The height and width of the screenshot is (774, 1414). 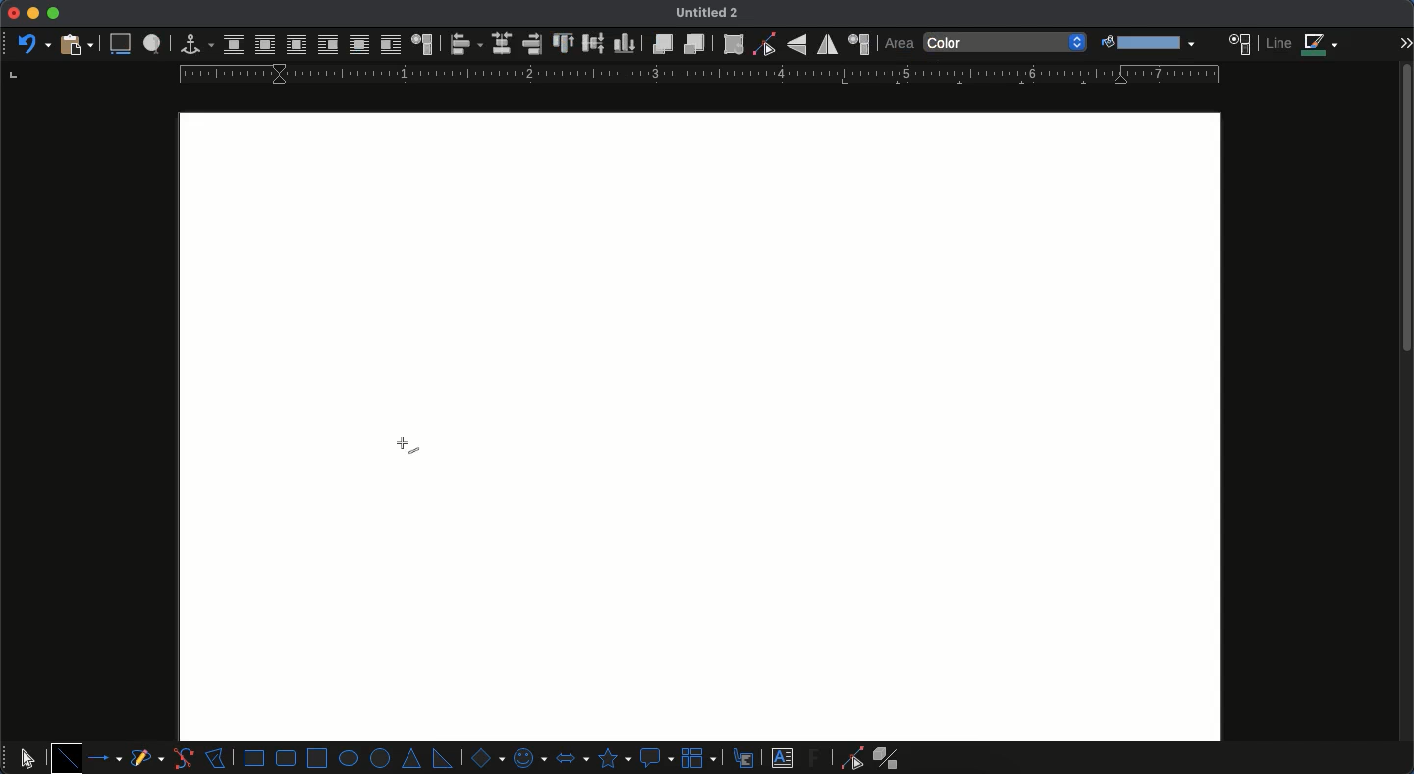 What do you see at coordinates (1146, 43) in the screenshot?
I see `fill color` at bounding box center [1146, 43].